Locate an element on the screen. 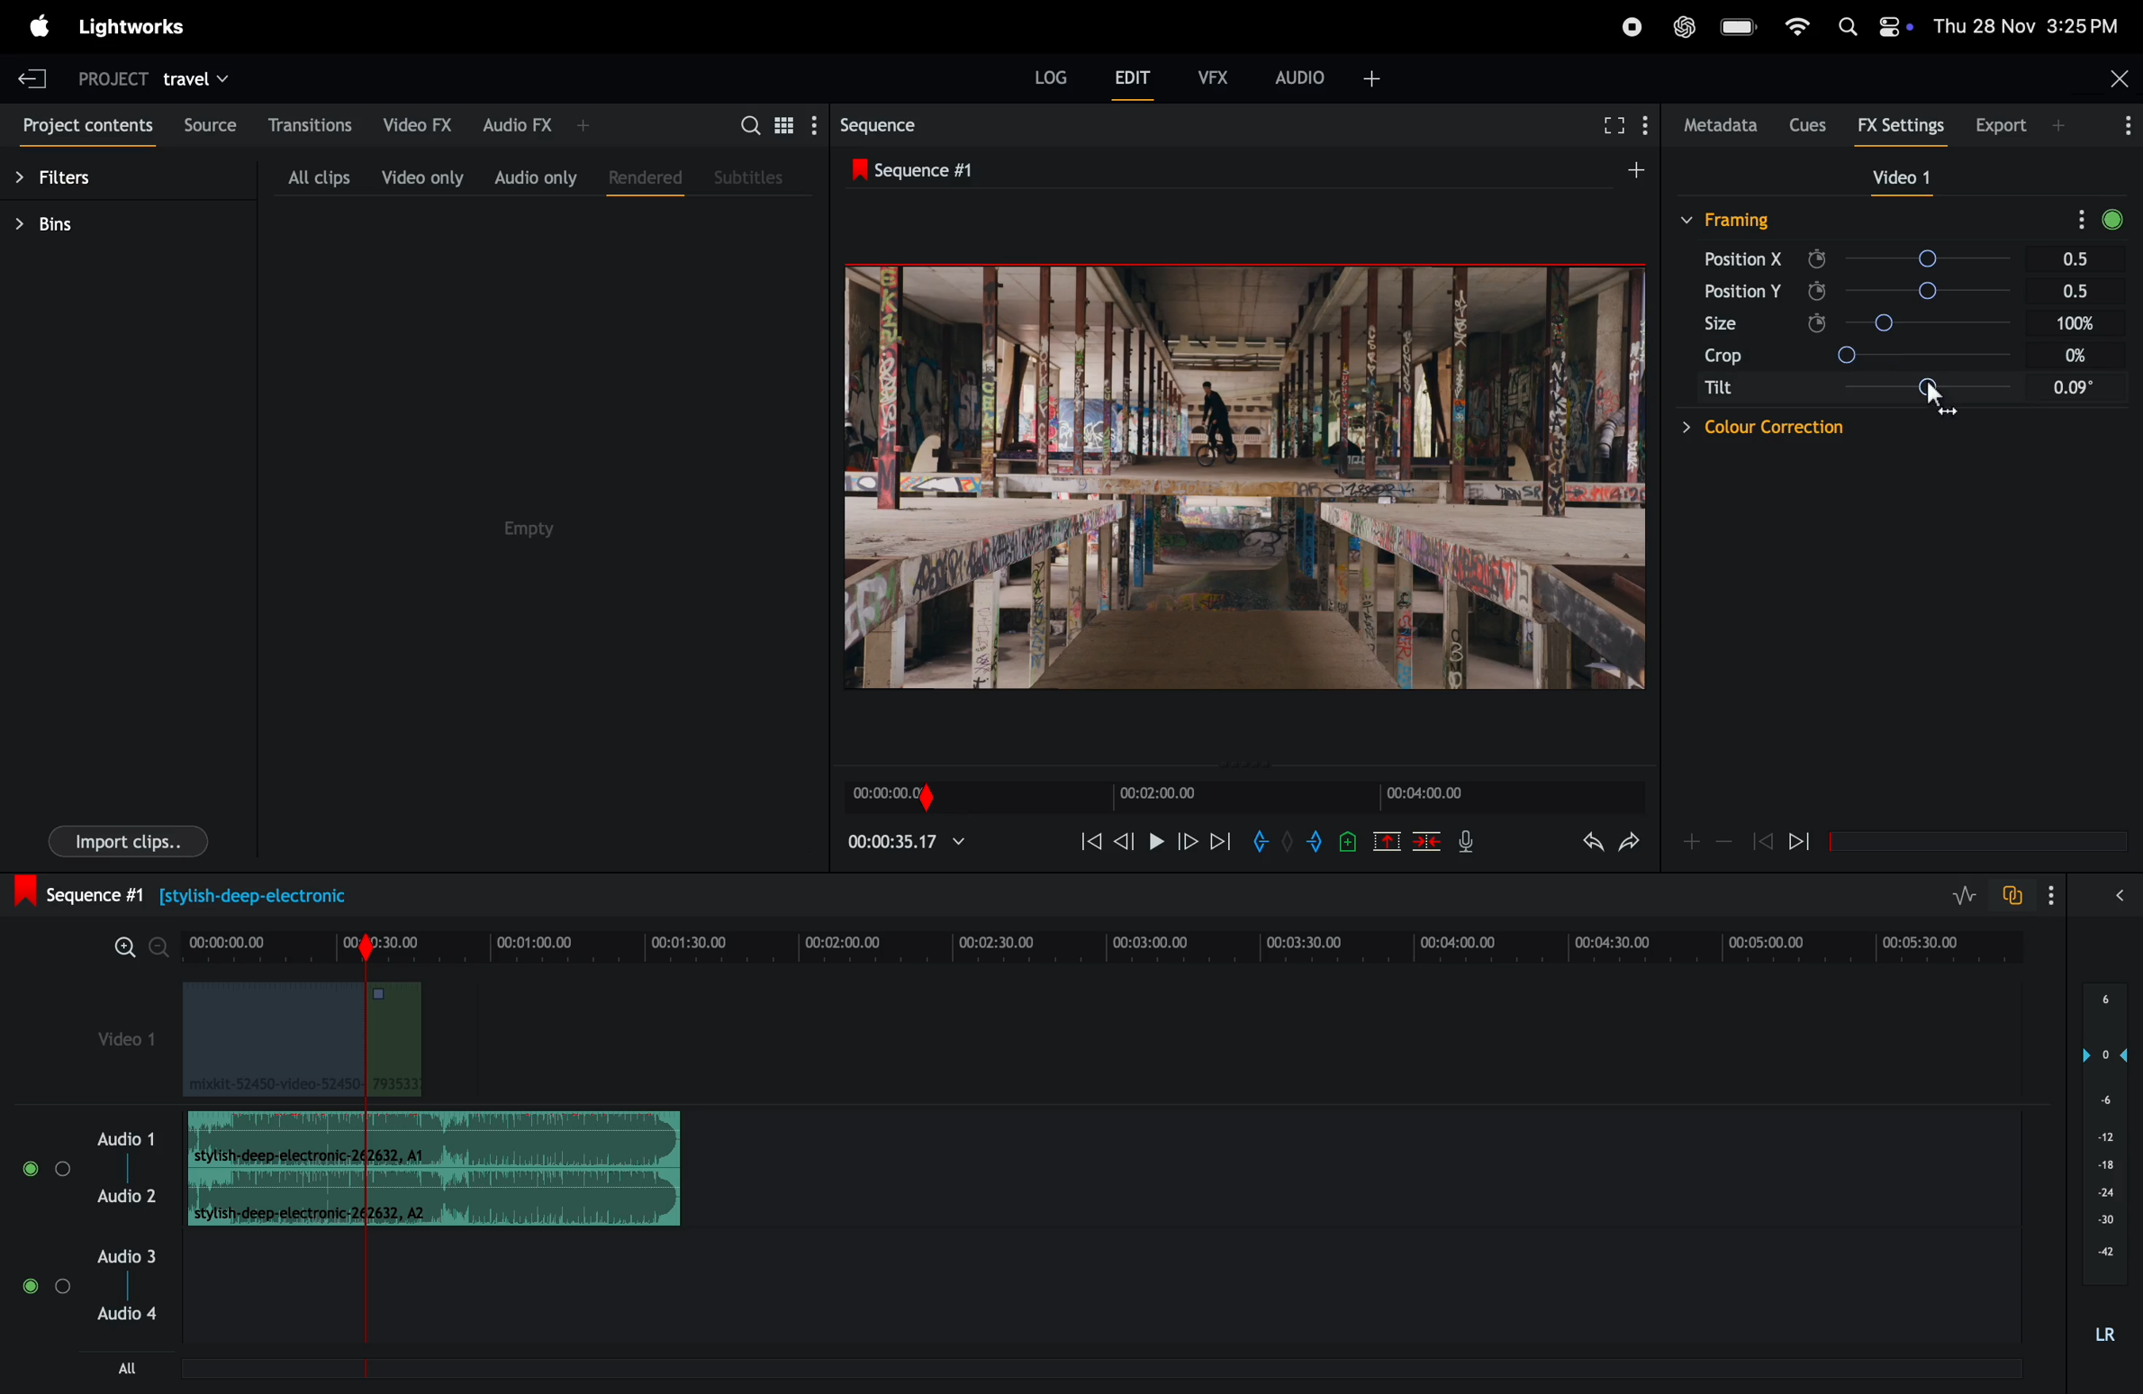  toggle audio levels is located at coordinates (1960, 892).